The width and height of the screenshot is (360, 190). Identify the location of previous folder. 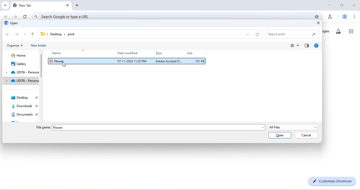
(8, 34).